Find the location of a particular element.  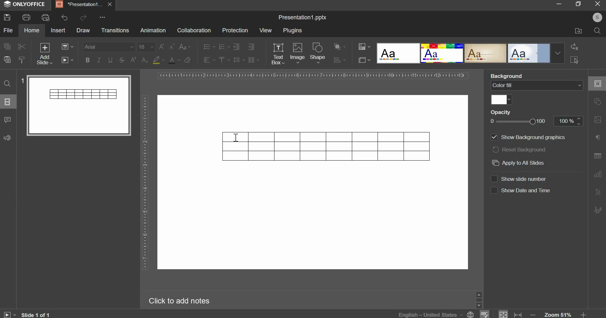

image is located at coordinates (297, 53).